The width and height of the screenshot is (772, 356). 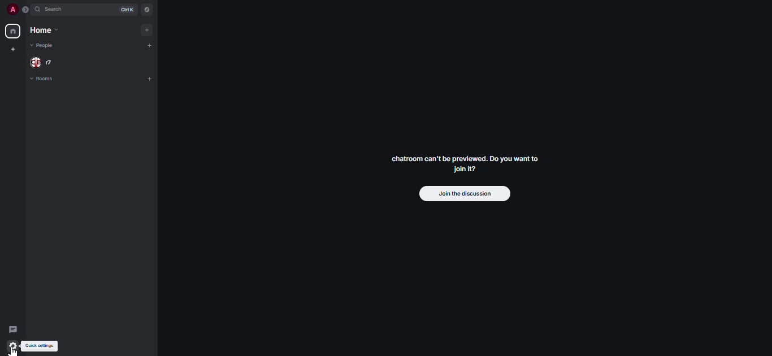 What do you see at coordinates (463, 194) in the screenshot?
I see `join the discussion` at bounding box center [463, 194].